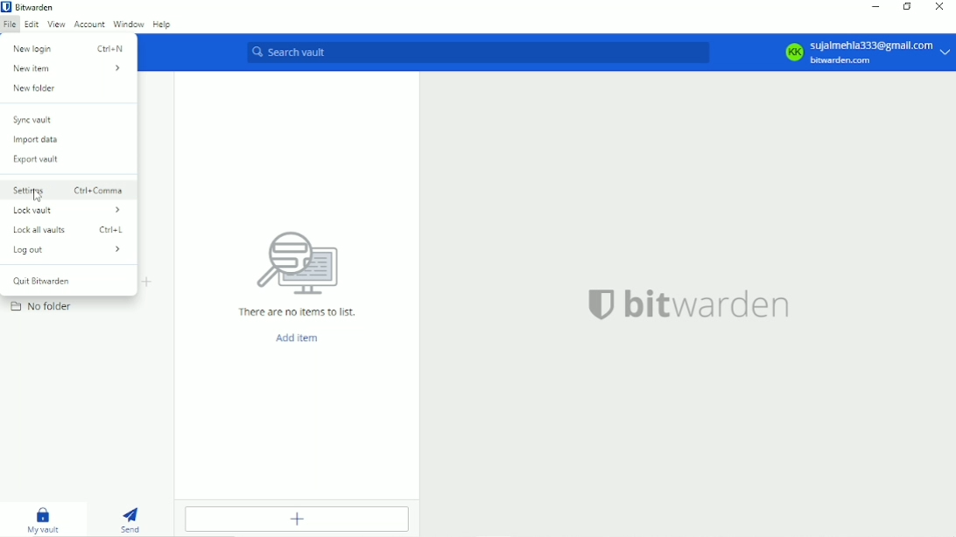  Describe the element at coordinates (11, 24) in the screenshot. I see `File` at that location.